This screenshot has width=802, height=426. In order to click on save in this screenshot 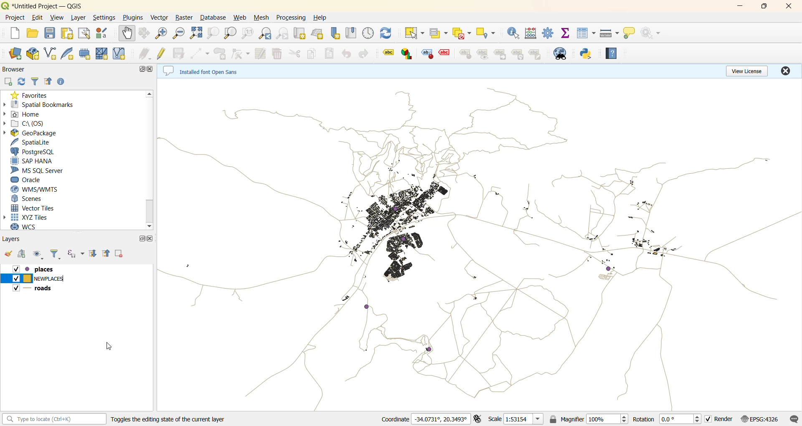, I will do `click(51, 34)`.